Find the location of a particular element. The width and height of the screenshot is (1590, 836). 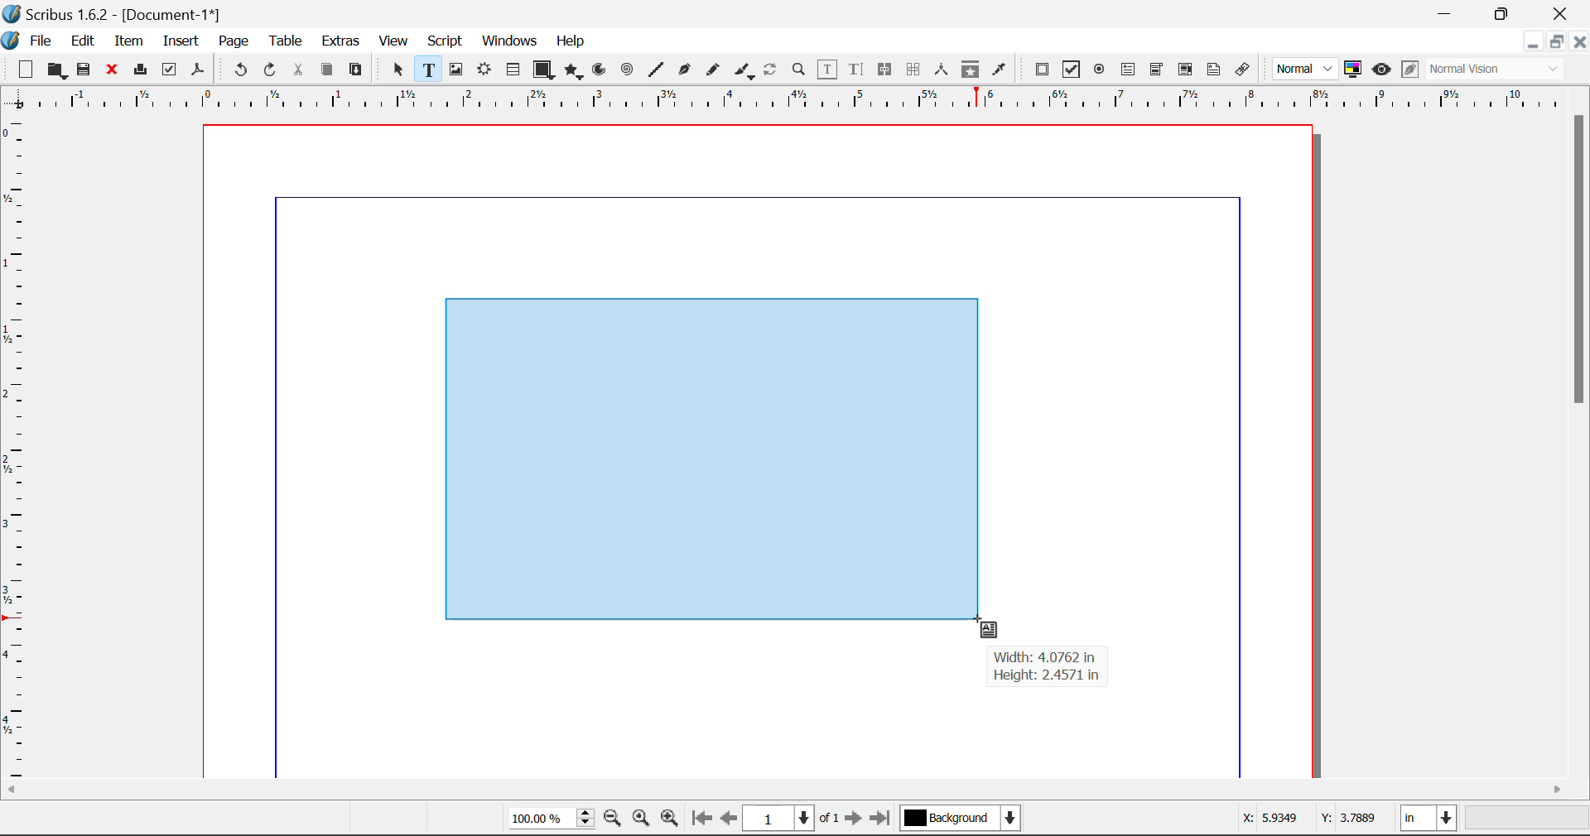

Previous Page is located at coordinates (731, 821).